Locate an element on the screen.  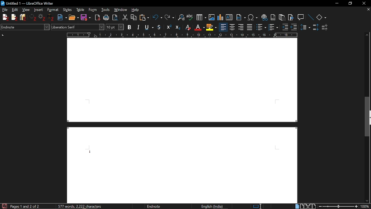
Insert is located at coordinates (38, 10).